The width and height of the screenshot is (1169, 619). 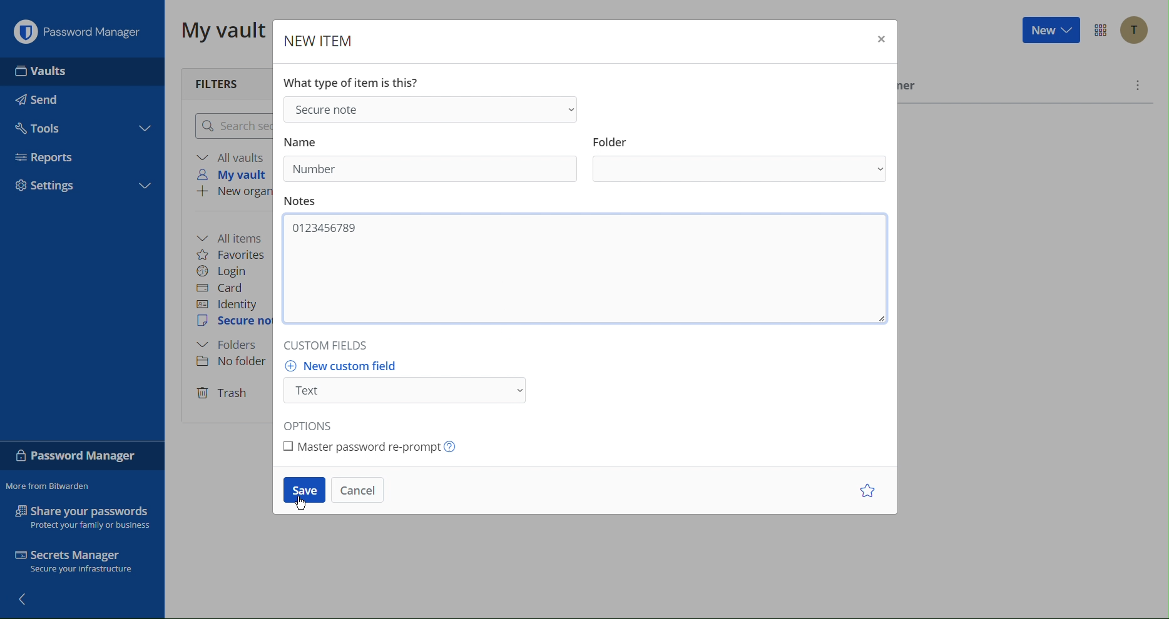 I want to click on Card, so click(x=227, y=287).